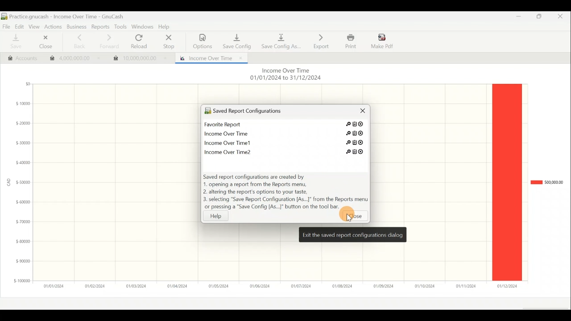 This screenshot has width=571, height=321. I want to click on Accounts, so click(18, 57).